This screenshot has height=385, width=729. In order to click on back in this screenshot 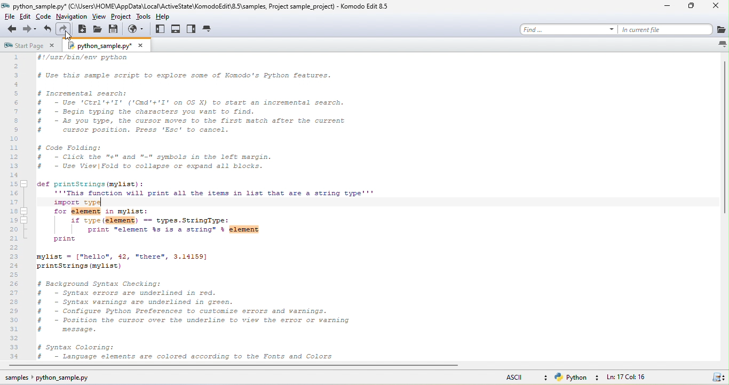, I will do `click(12, 29)`.